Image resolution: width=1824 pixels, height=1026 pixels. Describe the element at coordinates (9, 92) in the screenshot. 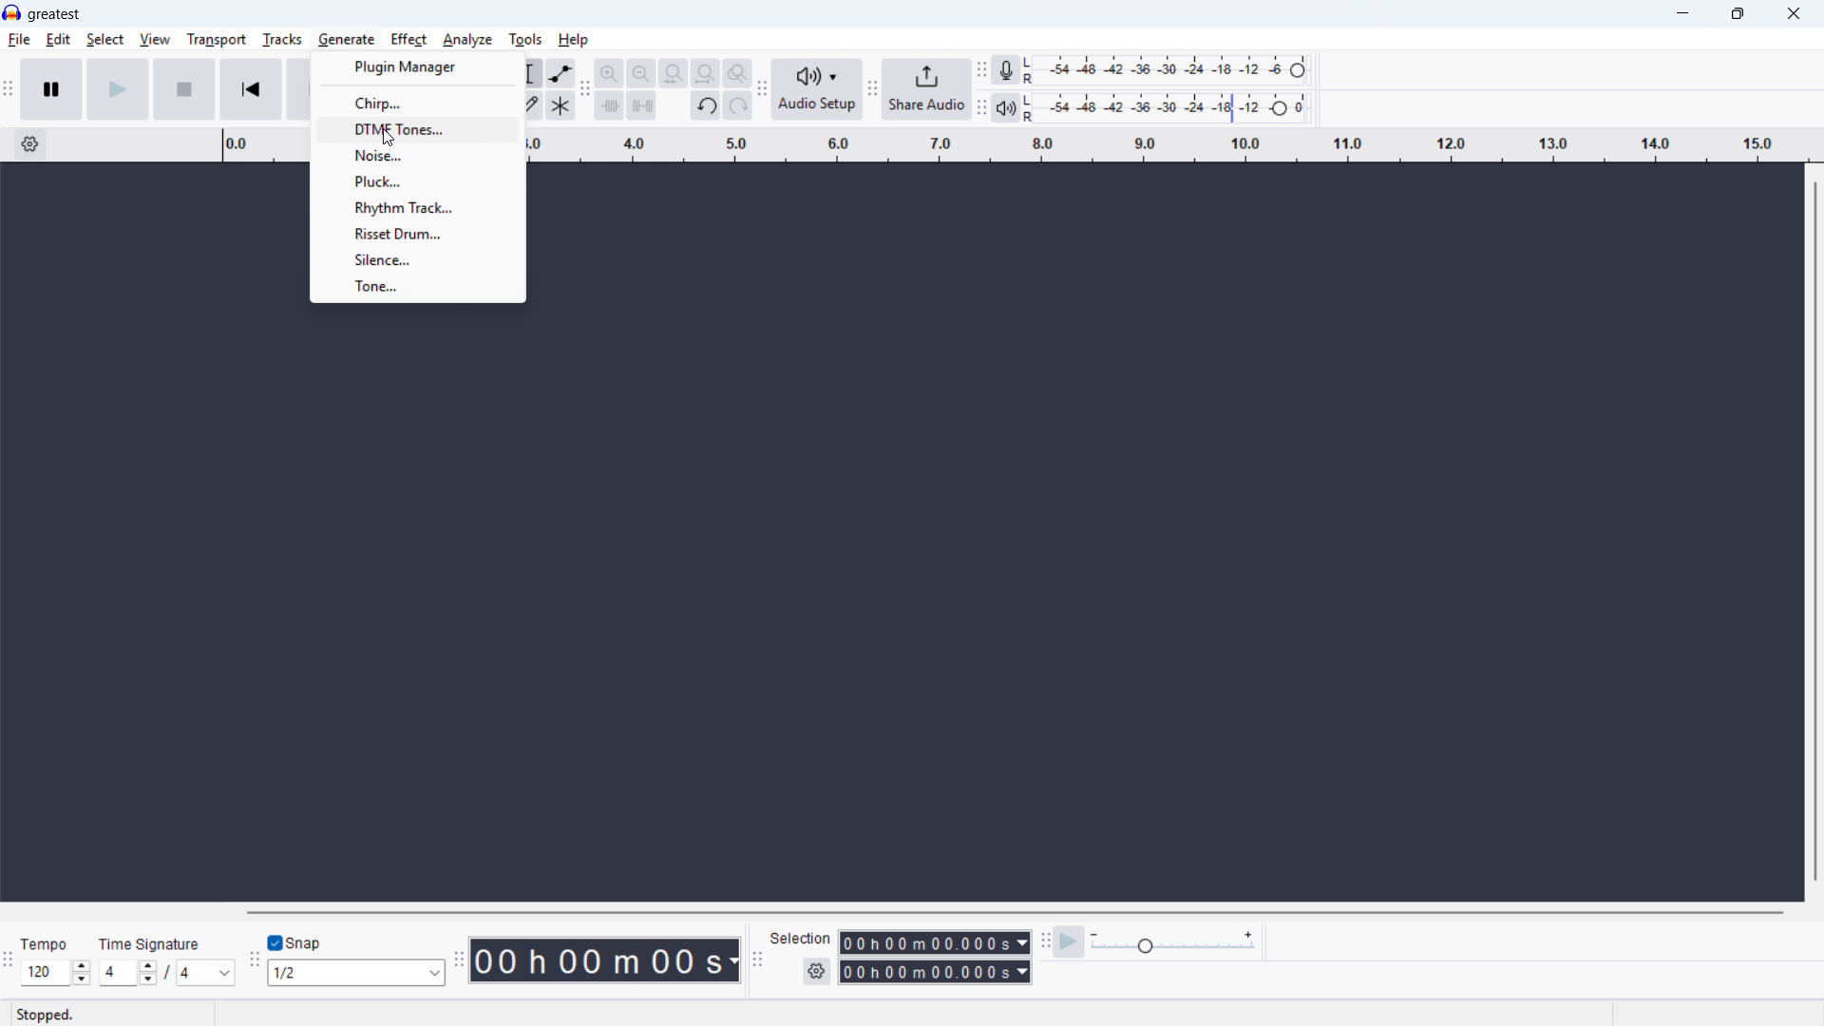

I see `transport toolbar` at that location.